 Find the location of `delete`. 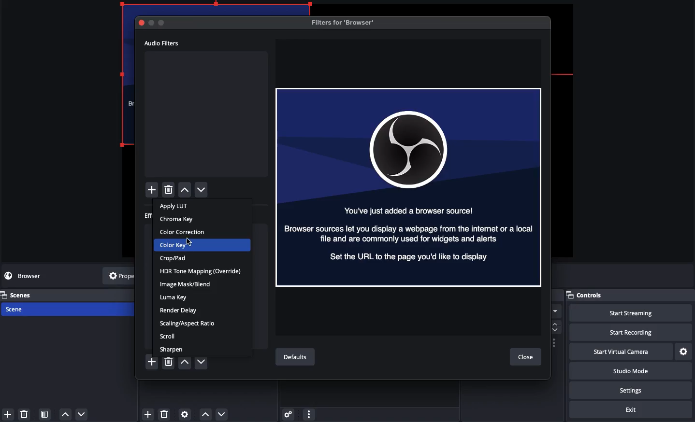

delete is located at coordinates (167, 415).